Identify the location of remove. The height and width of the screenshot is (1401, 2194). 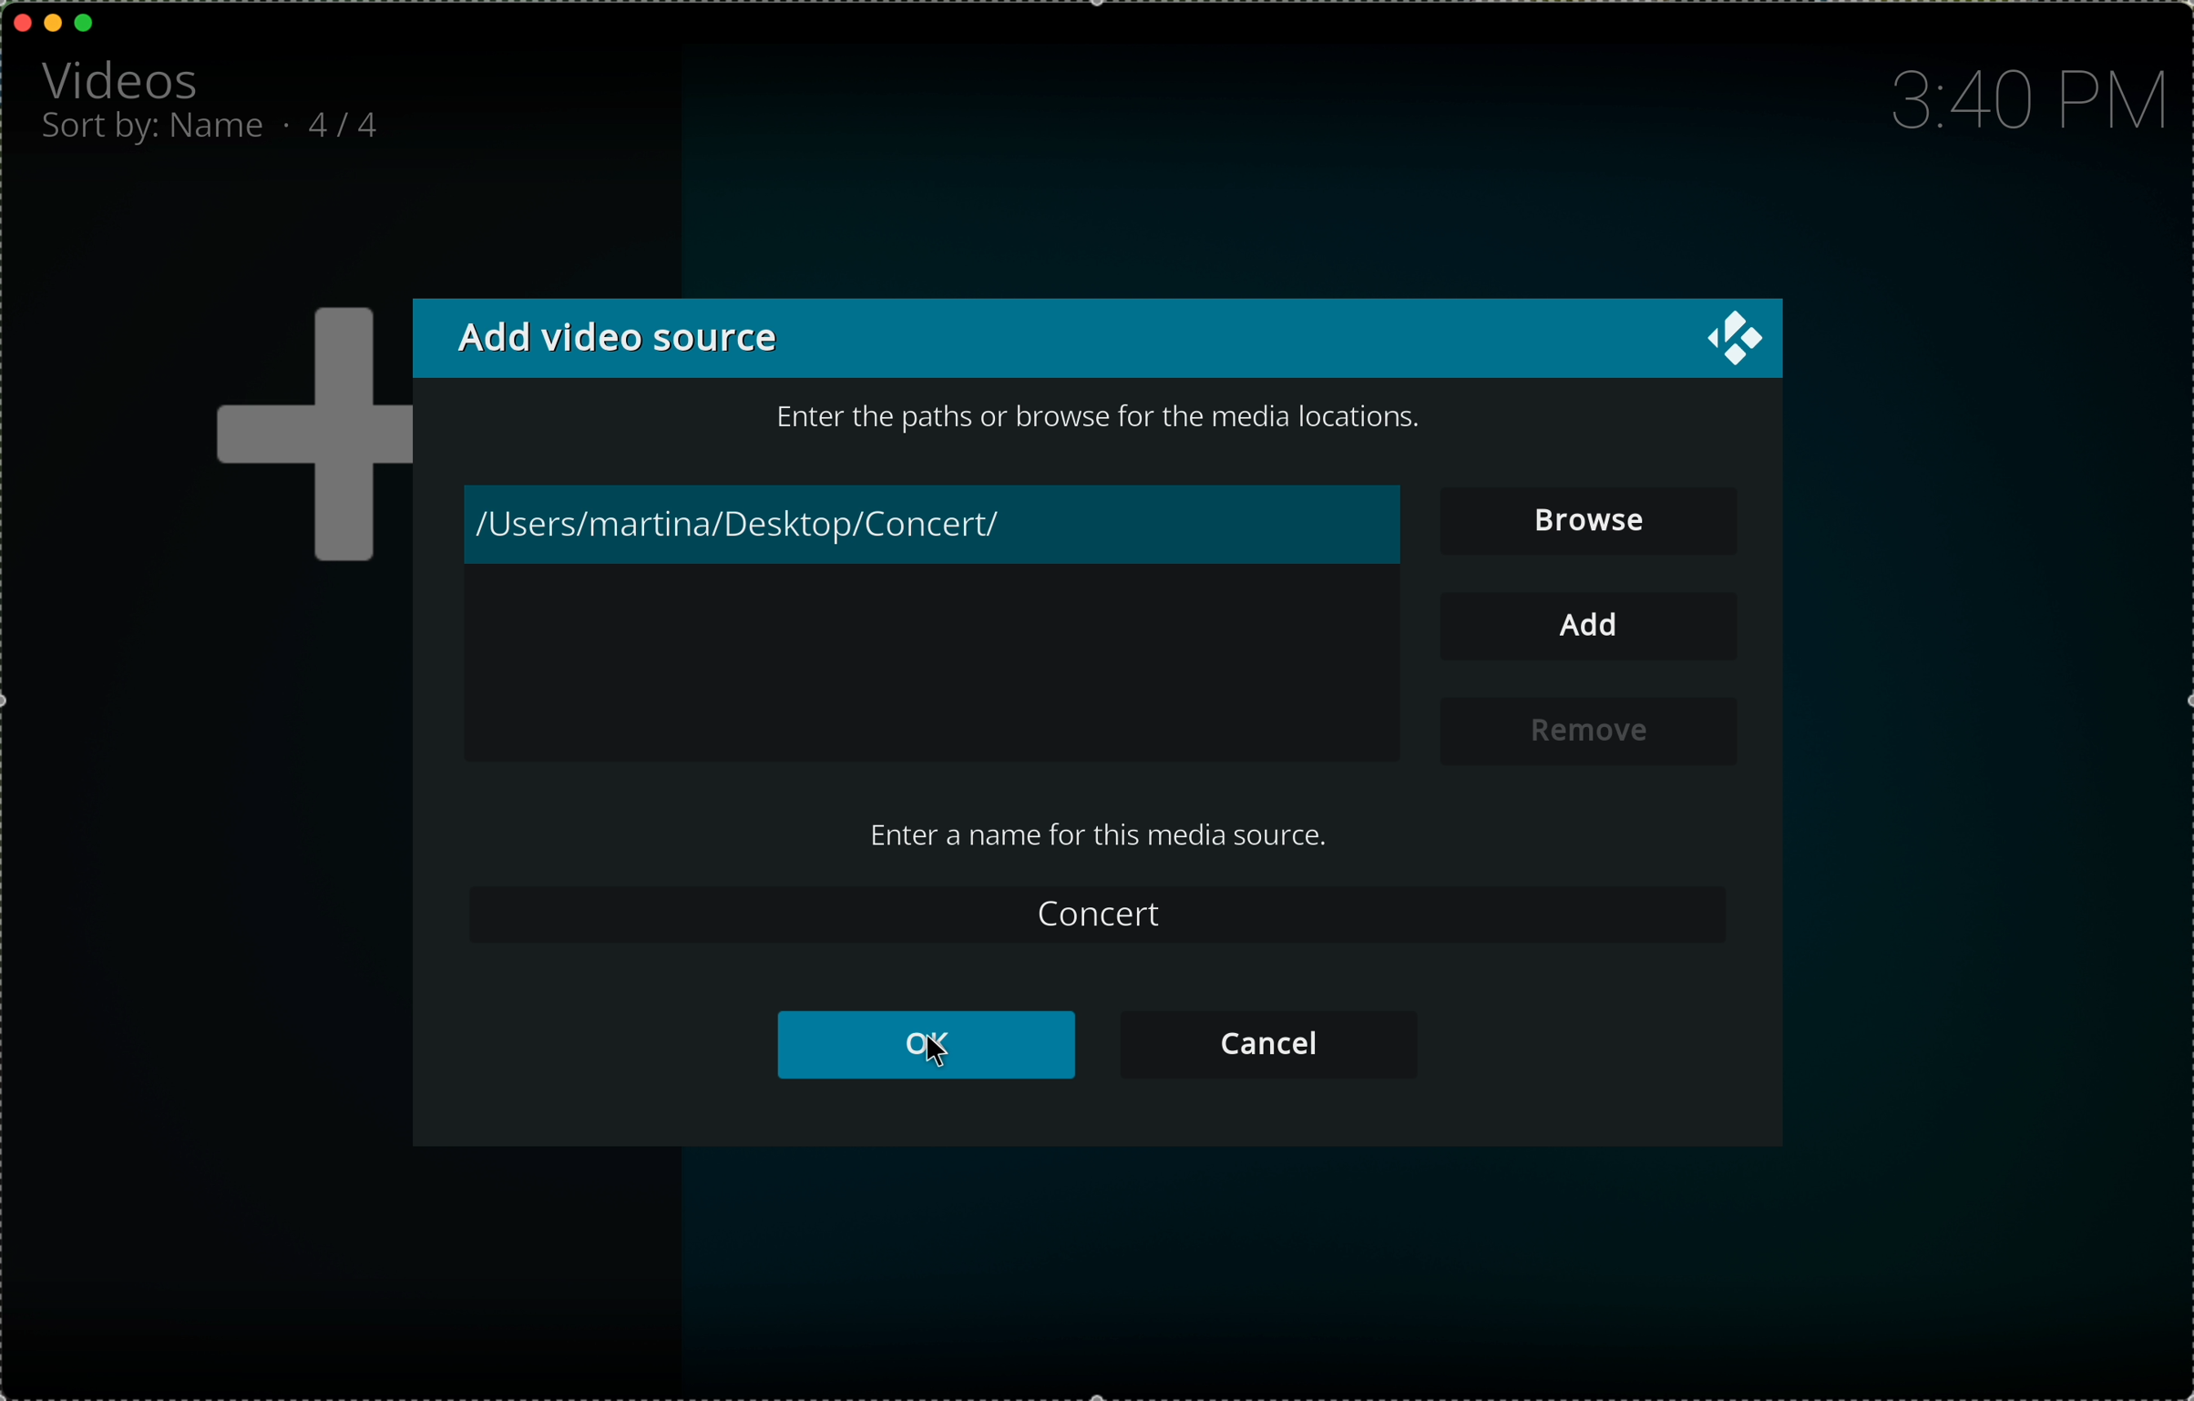
(1591, 731).